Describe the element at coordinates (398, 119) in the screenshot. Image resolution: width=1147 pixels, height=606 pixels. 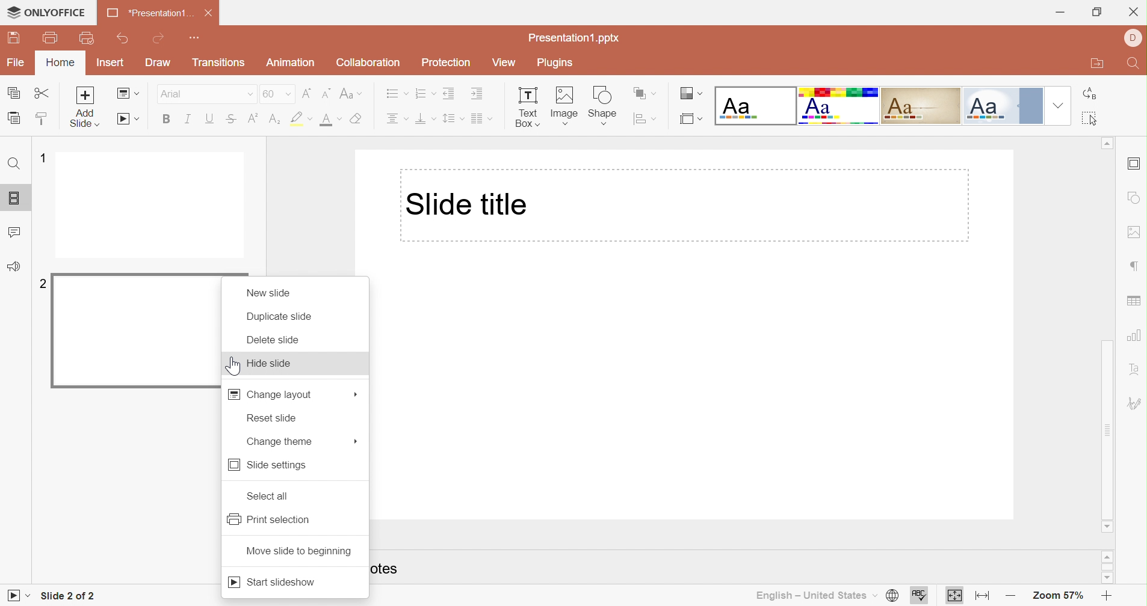
I see `Align center` at that location.